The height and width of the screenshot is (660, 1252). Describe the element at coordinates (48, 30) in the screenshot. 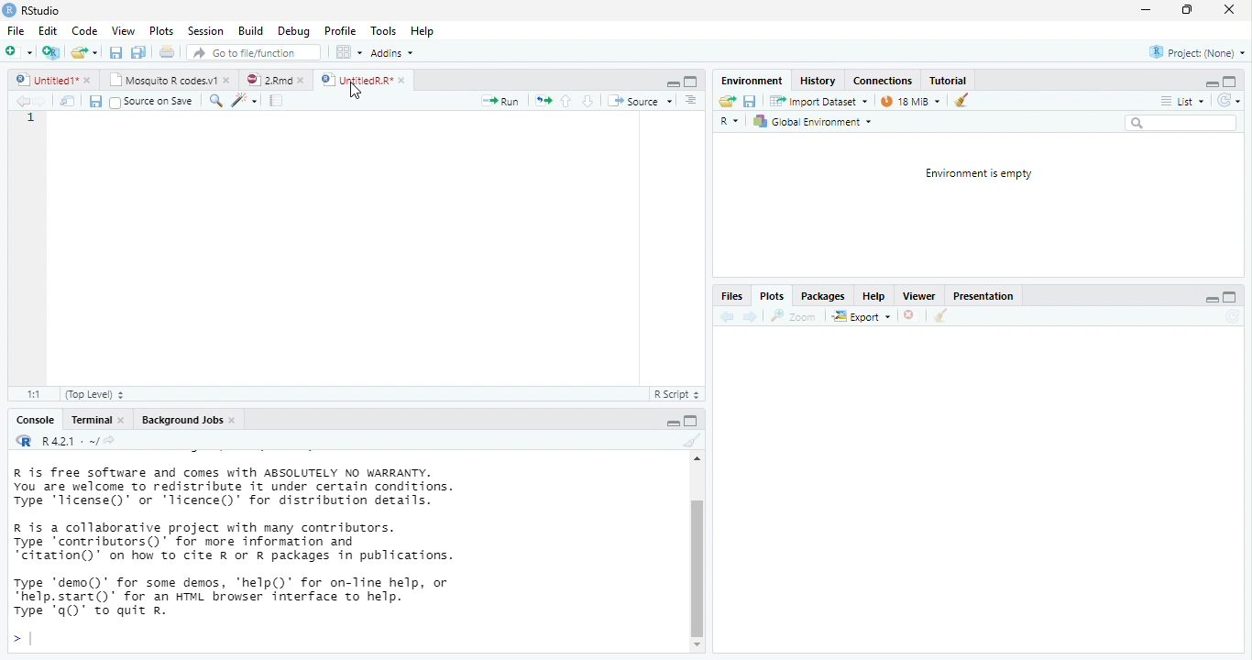

I see `Edit` at that location.